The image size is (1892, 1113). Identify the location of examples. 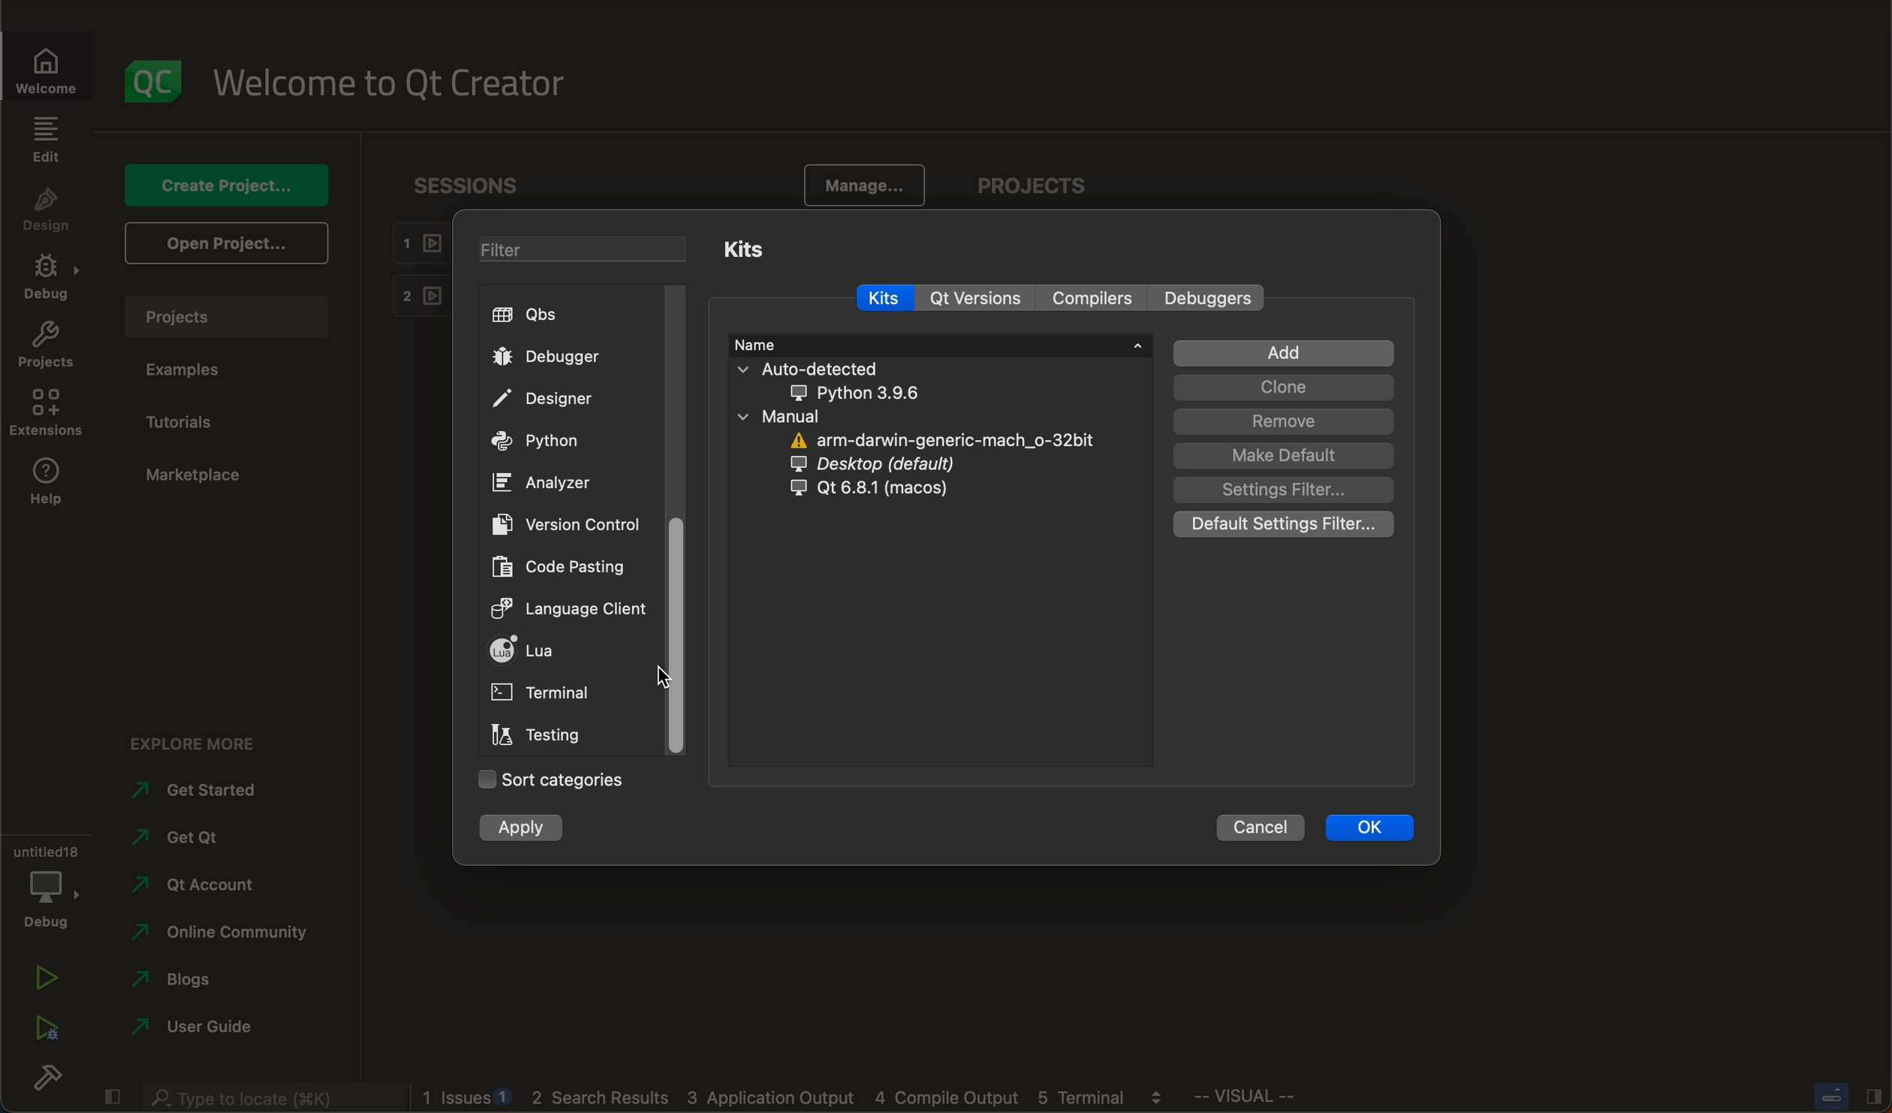
(198, 370).